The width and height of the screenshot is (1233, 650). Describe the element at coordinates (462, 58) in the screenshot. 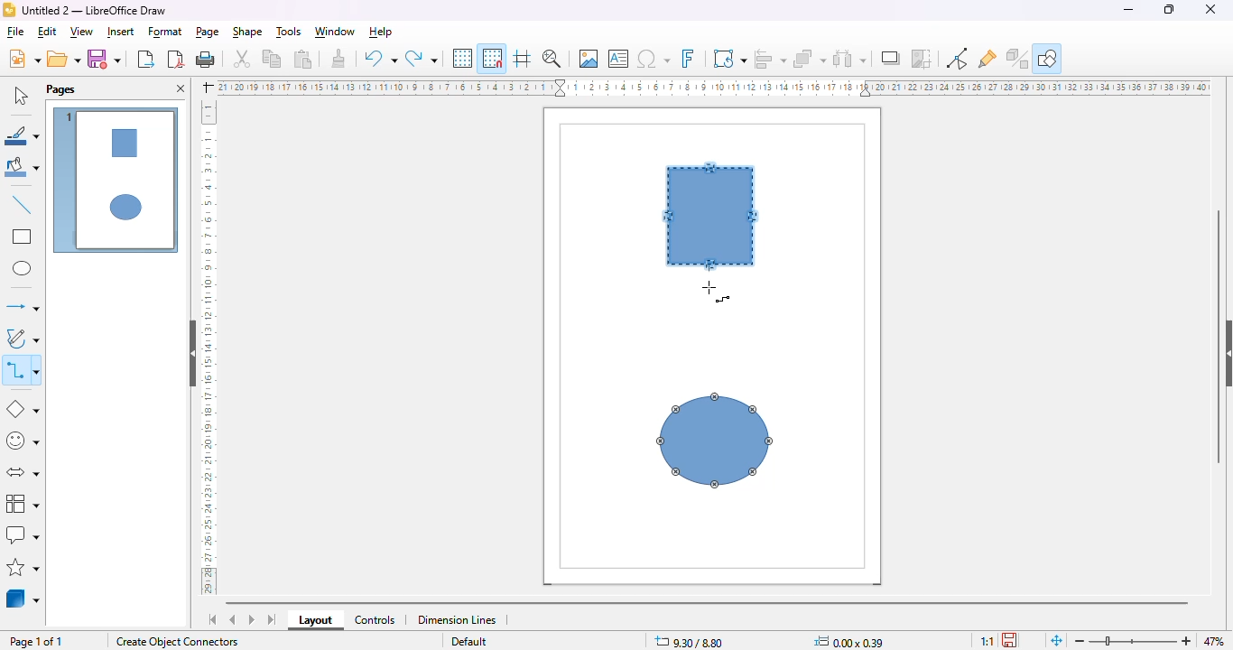

I see `display grid` at that location.